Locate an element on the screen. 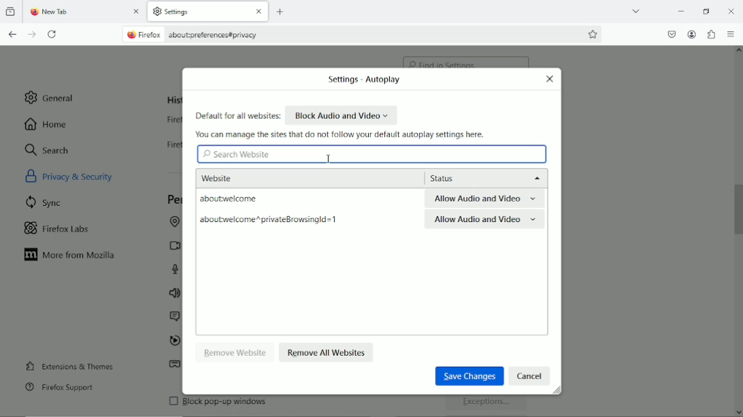 Image resolution: width=743 pixels, height=417 pixels. camera is located at coordinates (172, 245).